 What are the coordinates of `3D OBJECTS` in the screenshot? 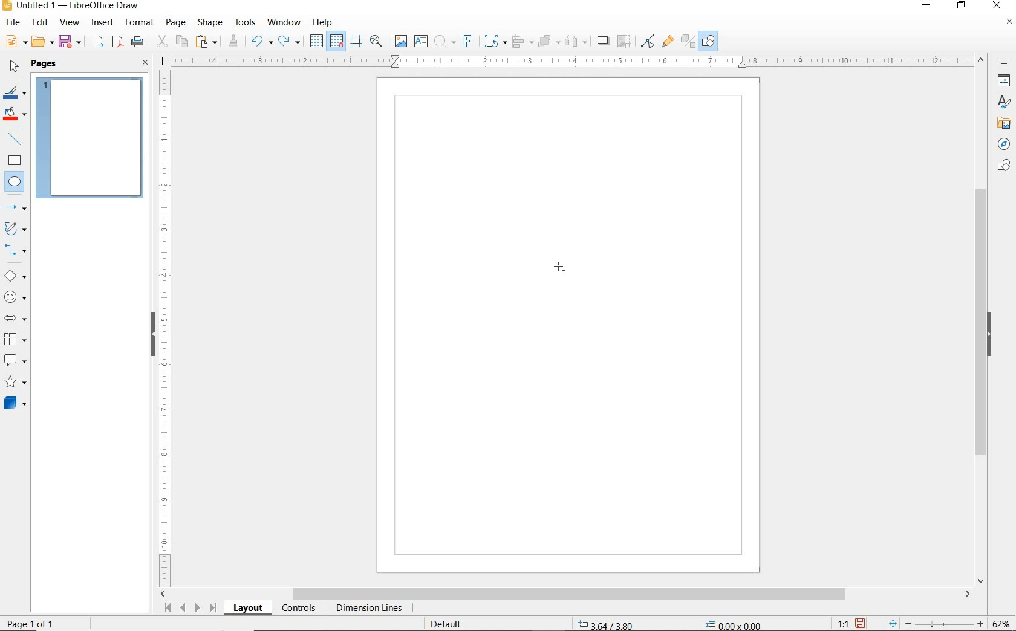 It's located at (14, 404).